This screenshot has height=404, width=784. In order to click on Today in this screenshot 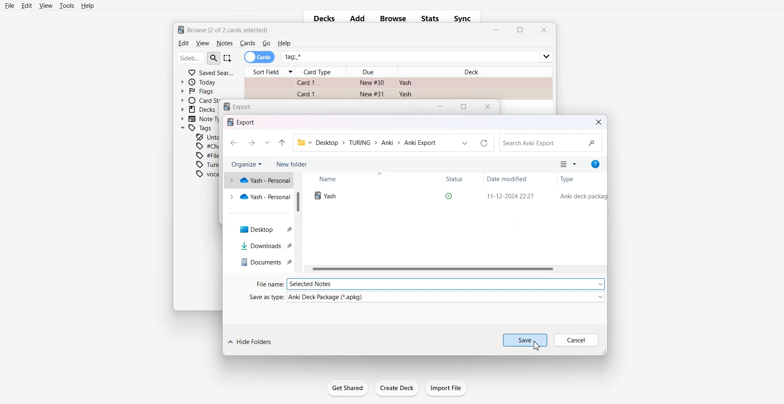, I will do `click(200, 82)`.